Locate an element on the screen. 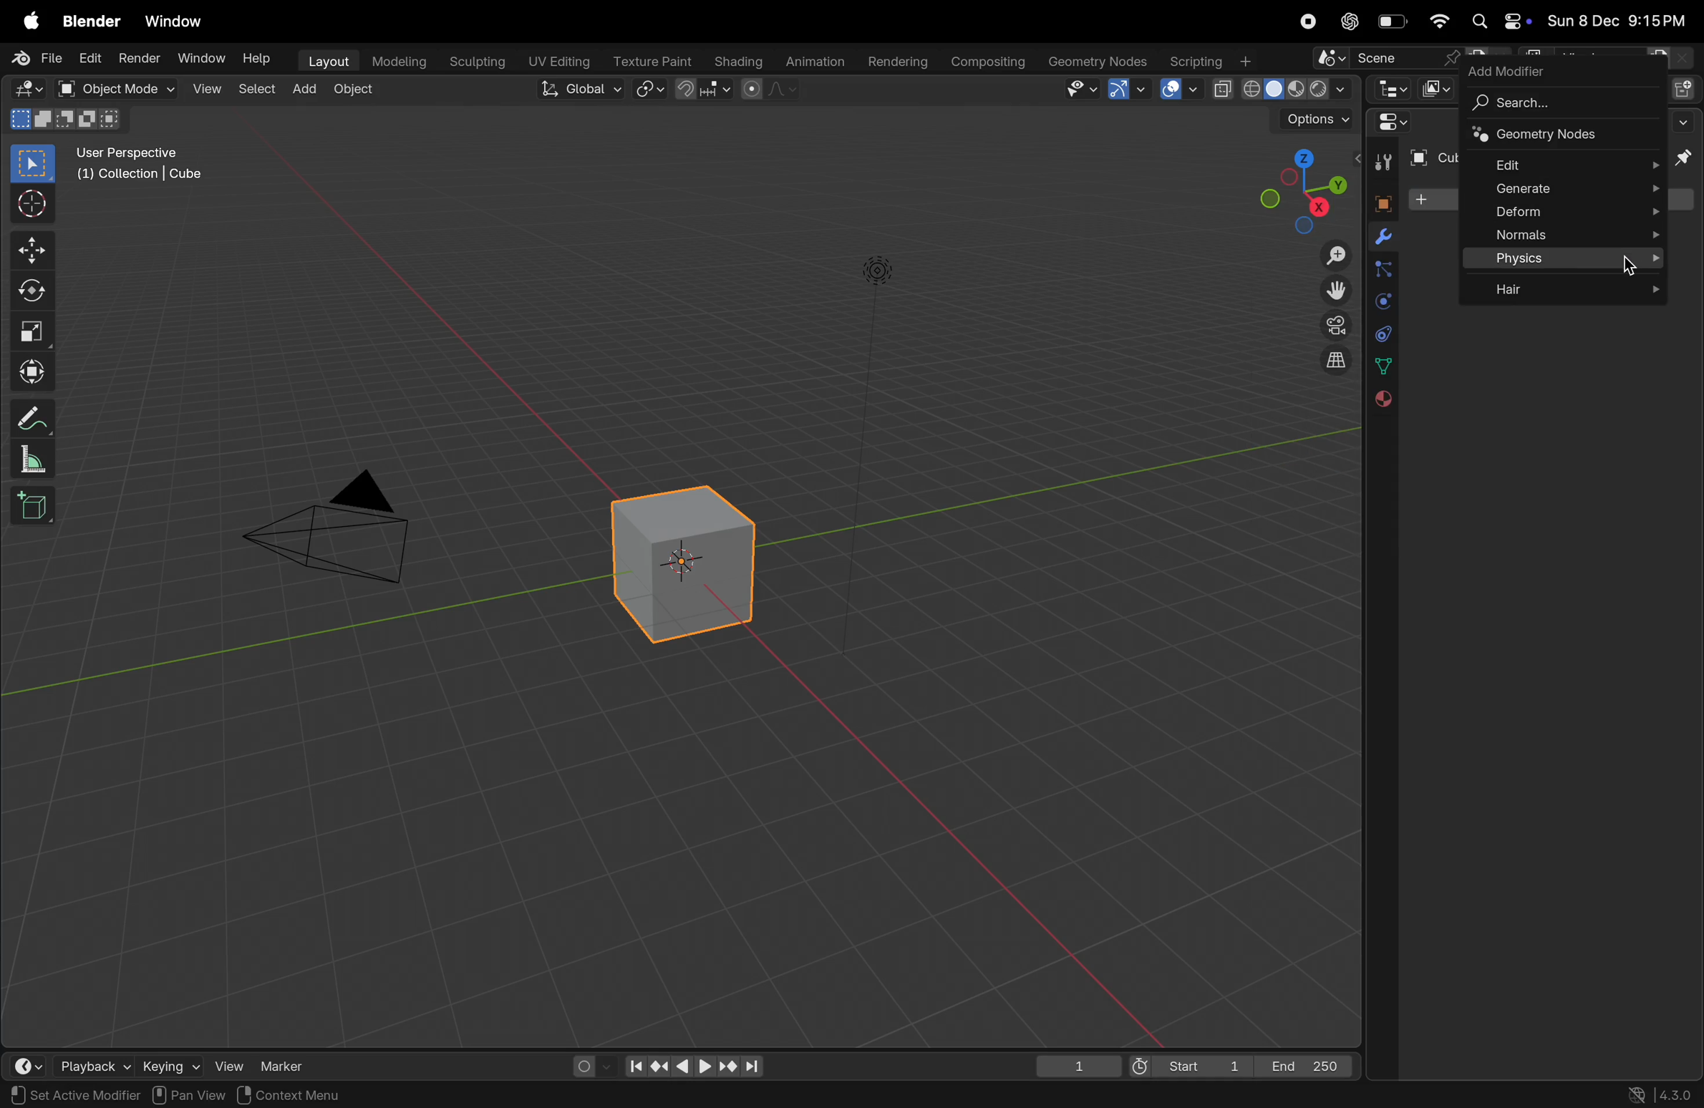  open is located at coordinates (65, 89).